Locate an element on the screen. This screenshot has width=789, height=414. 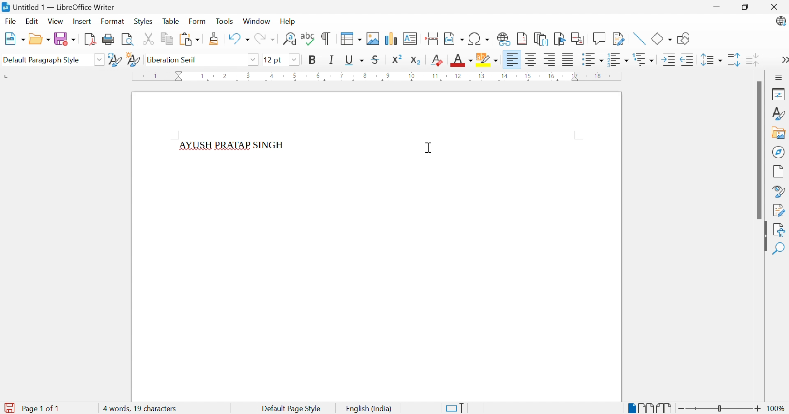
View is located at coordinates (56, 21).